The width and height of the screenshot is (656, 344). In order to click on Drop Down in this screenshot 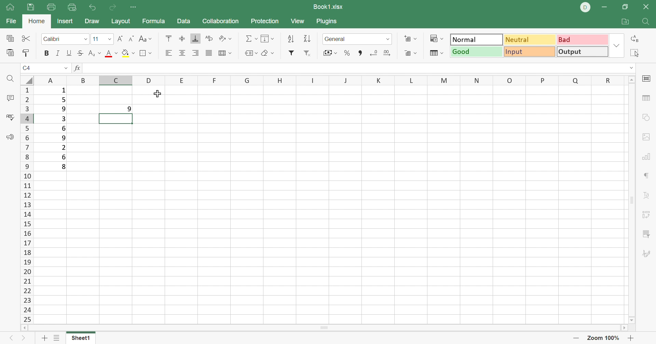, I will do `click(66, 68)`.